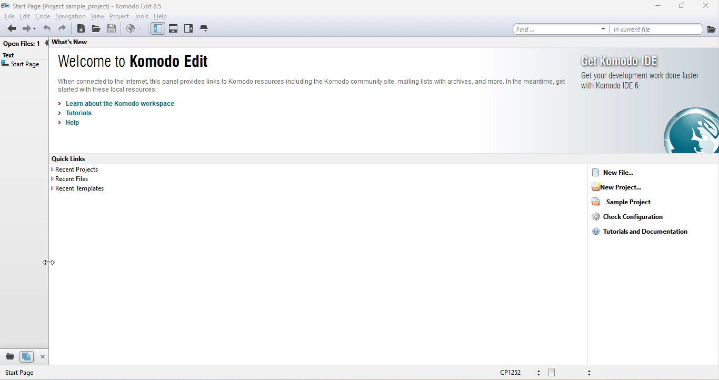 This screenshot has width=719, height=380. Describe the element at coordinates (78, 113) in the screenshot. I see `tutorials` at that location.